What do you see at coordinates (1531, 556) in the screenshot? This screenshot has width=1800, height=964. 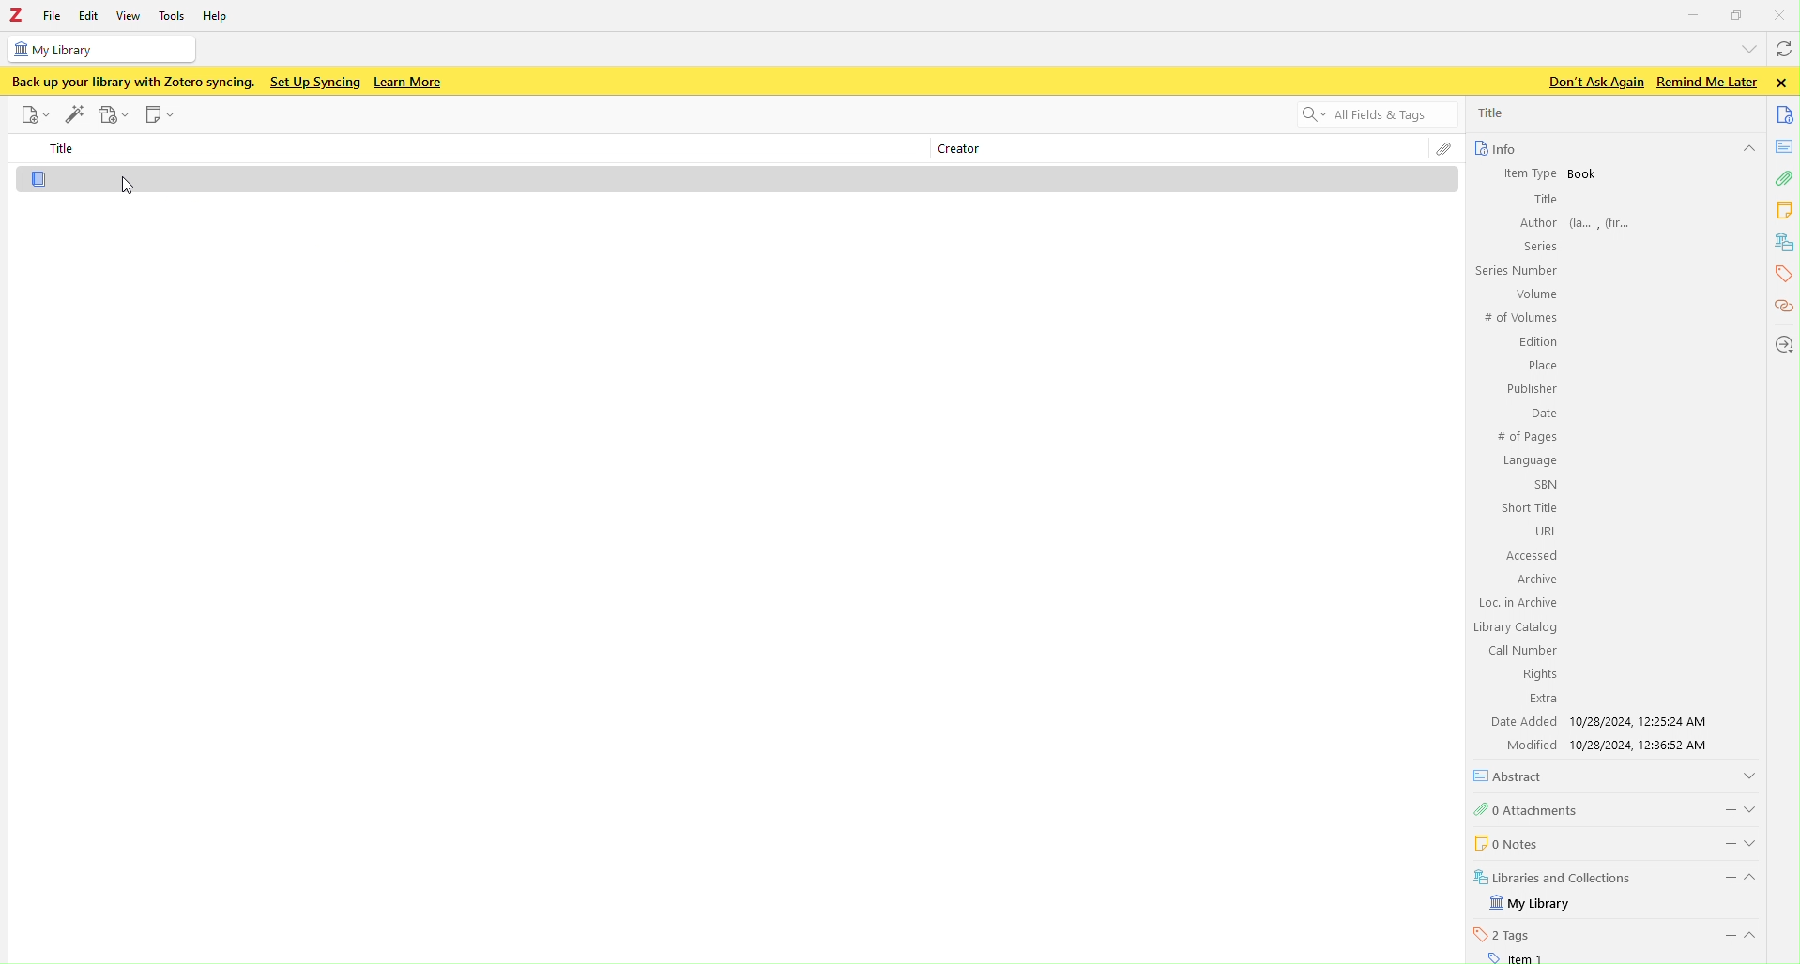 I see `Accessed` at bounding box center [1531, 556].